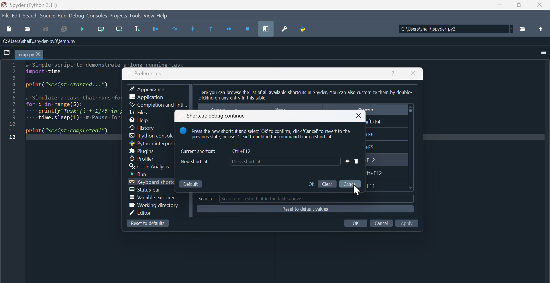 This screenshot has height=283, width=550. I want to click on Run current line and go to the next one, so click(119, 30).